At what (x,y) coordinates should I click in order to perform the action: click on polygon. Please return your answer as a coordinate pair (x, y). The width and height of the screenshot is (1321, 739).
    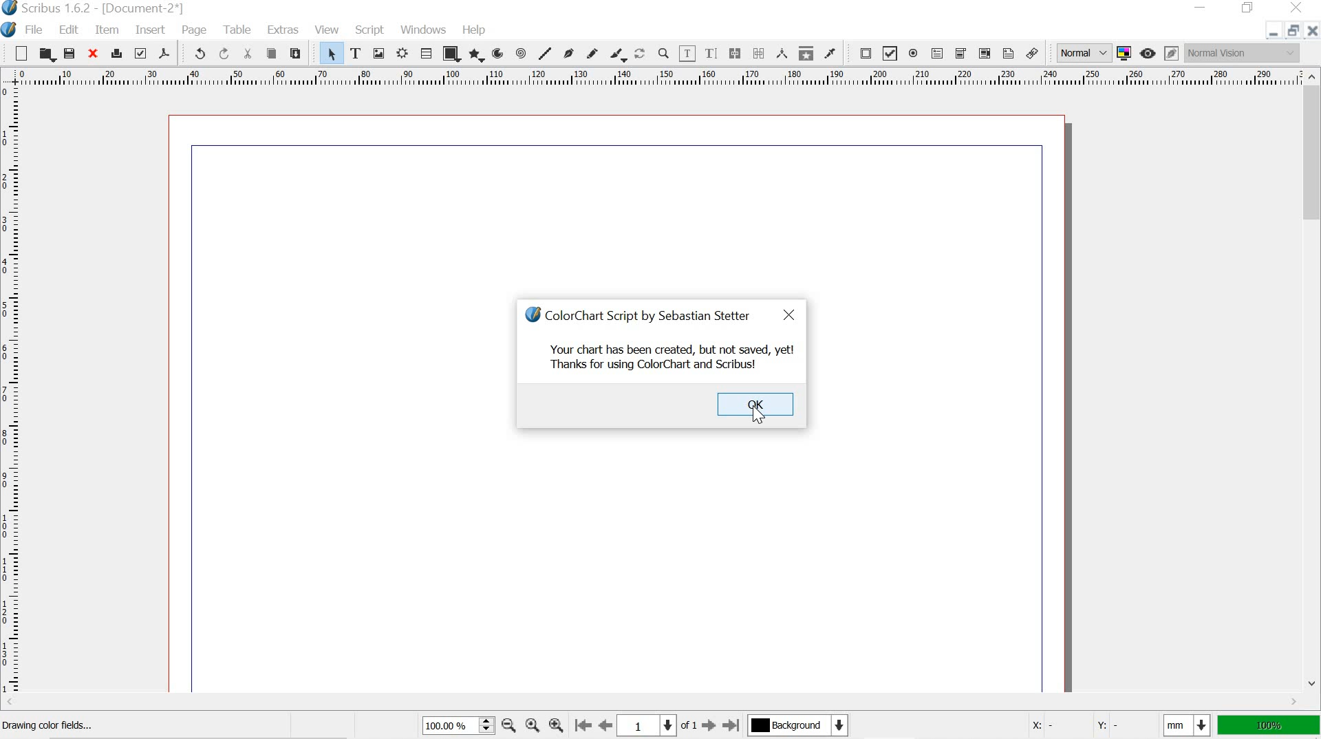
    Looking at the image, I should click on (477, 55).